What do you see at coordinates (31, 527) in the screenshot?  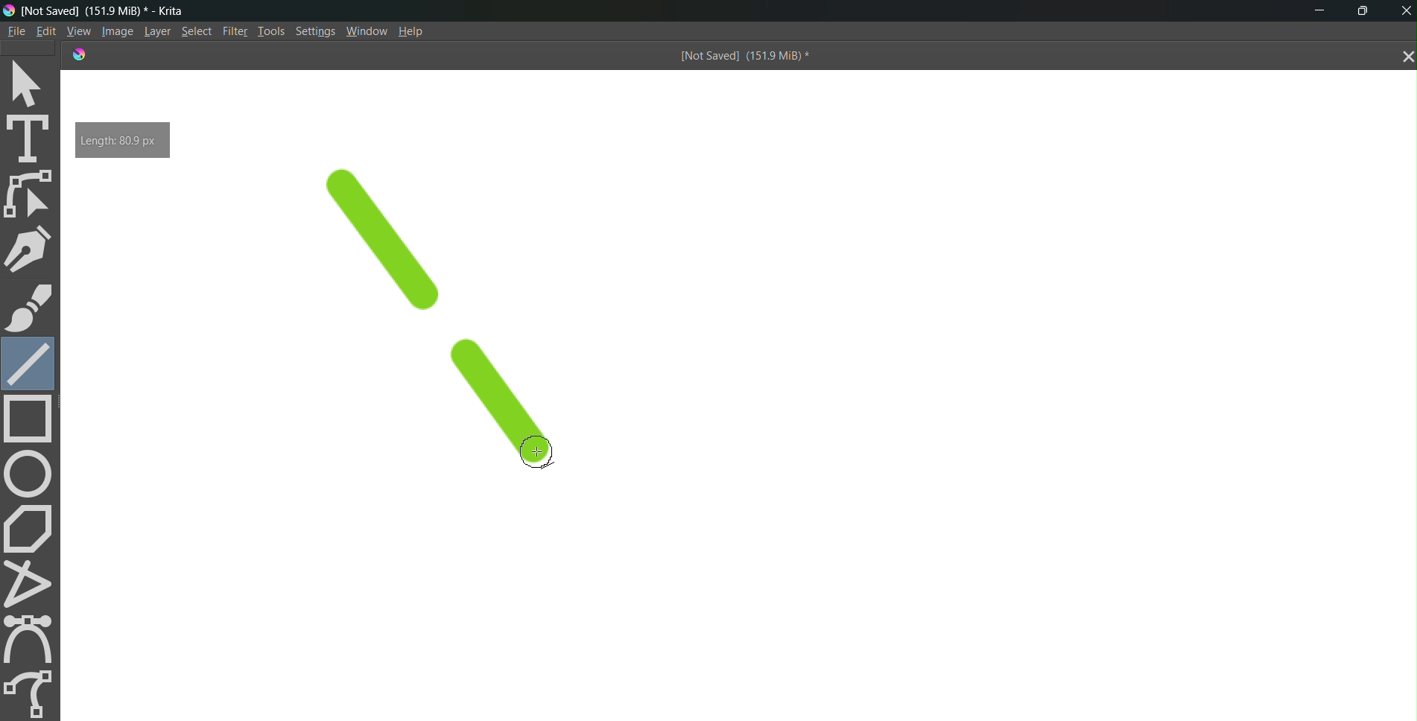 I see `polygon` at bounding box center [31, 527].